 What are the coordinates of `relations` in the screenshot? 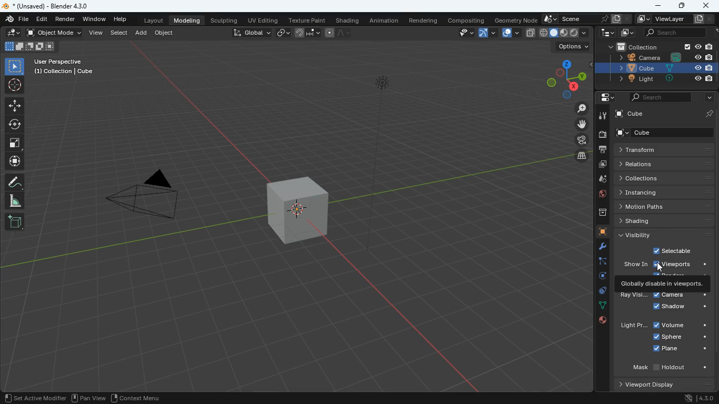 It's located at (667, 164).